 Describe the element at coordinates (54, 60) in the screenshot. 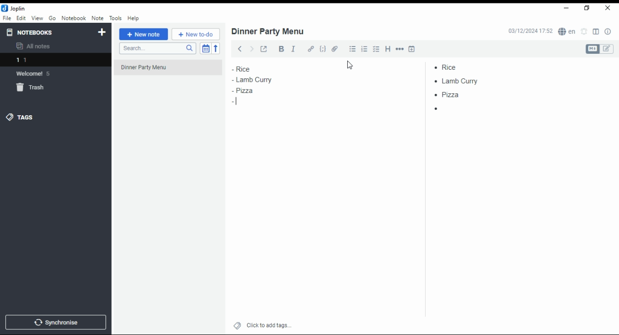

I see `1` at that location.